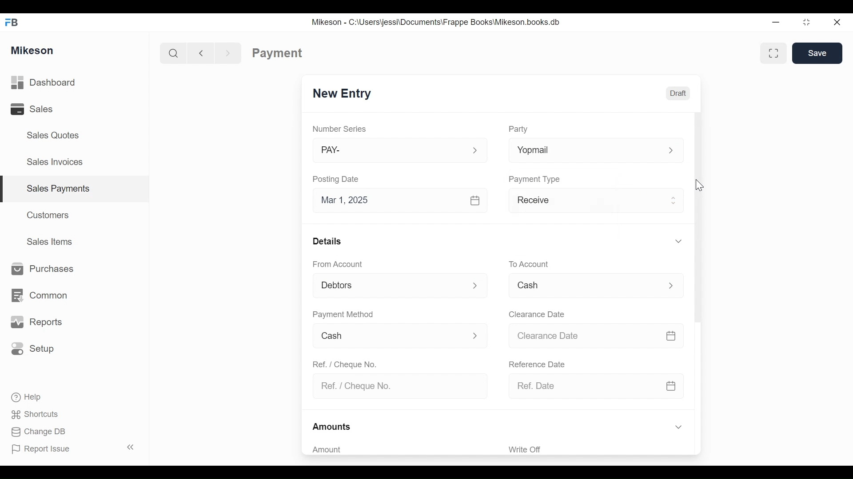 The width and height of the screenshot is (853, 479). What do you see at coordinates (542, 364) in the screenshot?
I see `Reference date` at bounding box center [542, 364].